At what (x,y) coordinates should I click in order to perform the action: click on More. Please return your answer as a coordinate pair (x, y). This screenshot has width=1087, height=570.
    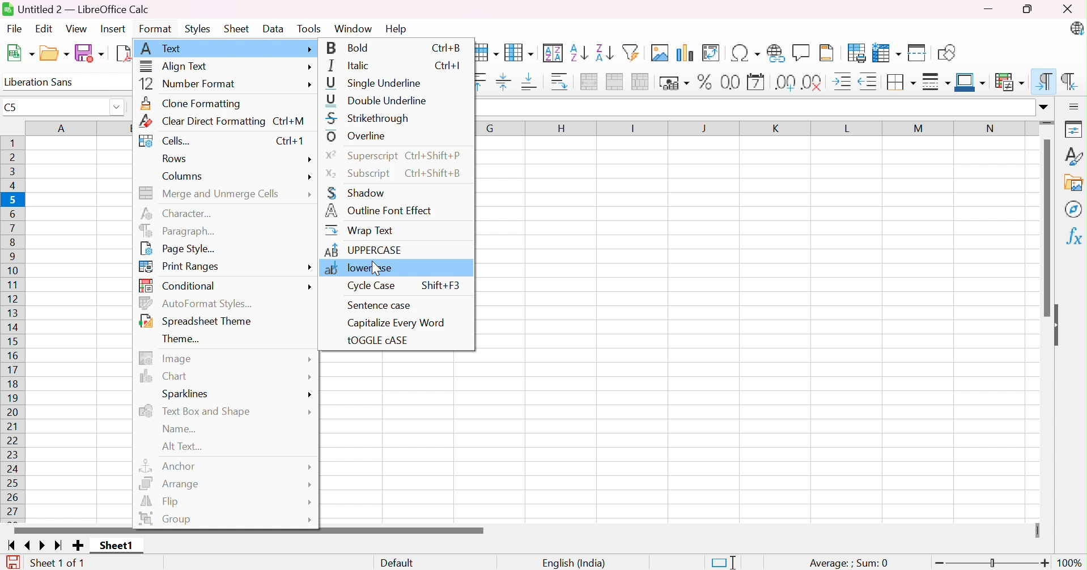
    Looking at the image, I should click on (311, 484).